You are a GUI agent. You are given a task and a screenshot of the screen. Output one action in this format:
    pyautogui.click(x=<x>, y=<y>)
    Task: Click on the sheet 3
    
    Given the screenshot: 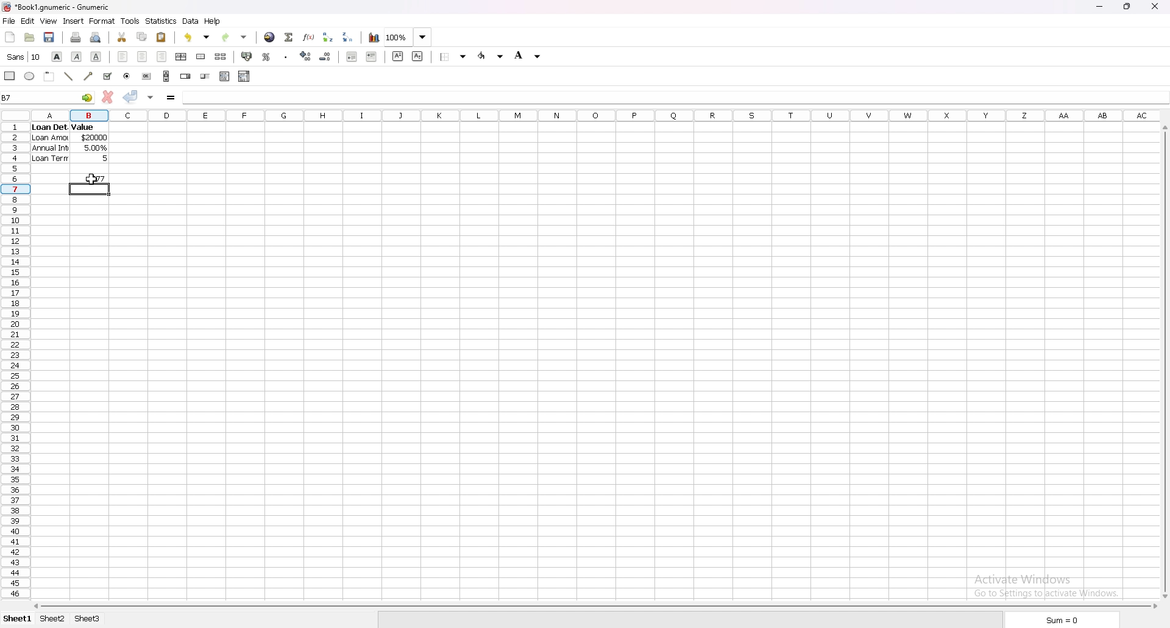 What is the action you would take?
    pyautogui.click(x=88, y=619)
    